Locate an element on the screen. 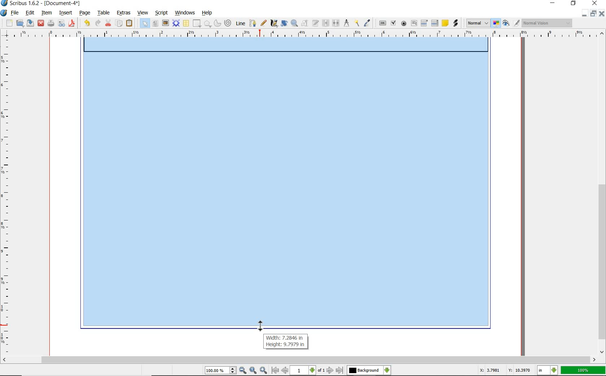 The image size is (606, 376). Width: 7.2846 in Height: 9.7979 in is located at coordinates (285, 341).